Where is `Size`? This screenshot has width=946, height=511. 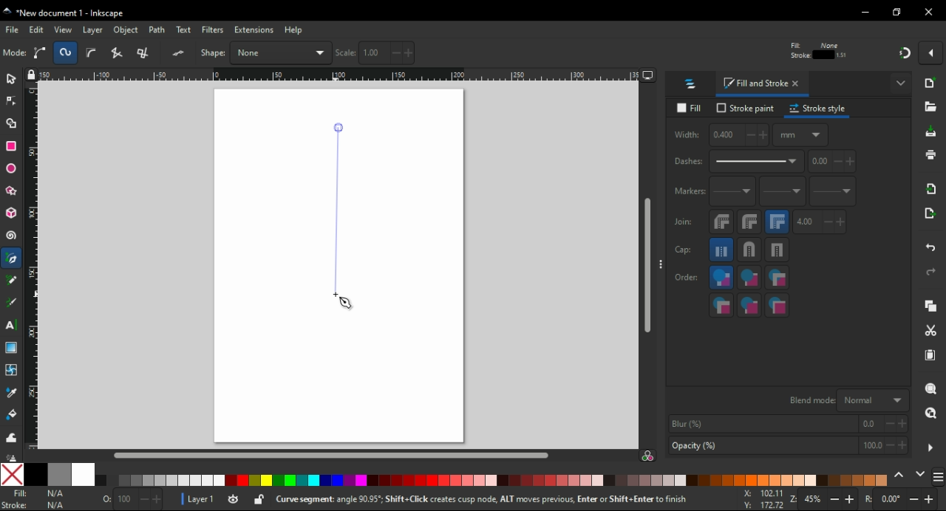
Size is located at coordinates (128, 500).